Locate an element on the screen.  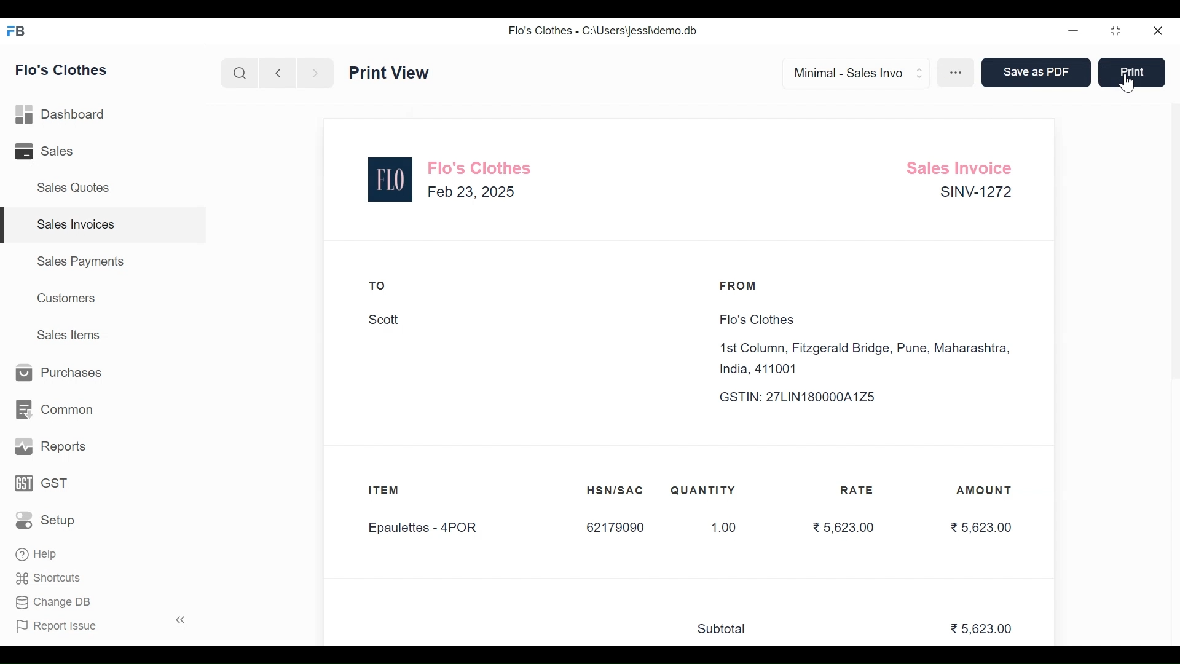
Setup is located at coordinates (45, 519).